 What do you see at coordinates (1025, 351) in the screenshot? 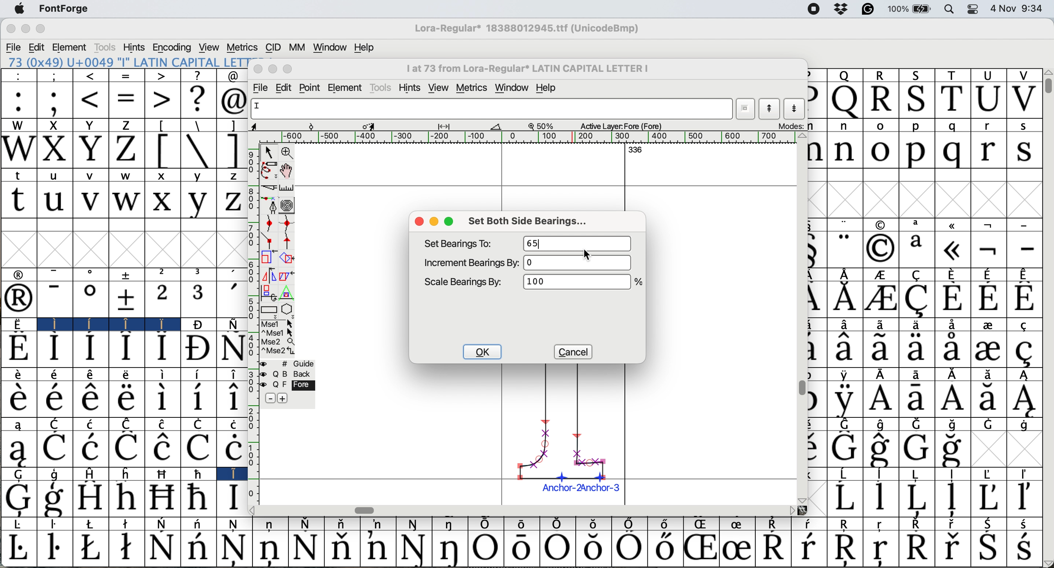
I see `Symbol` at bounding box center [1025, 351].